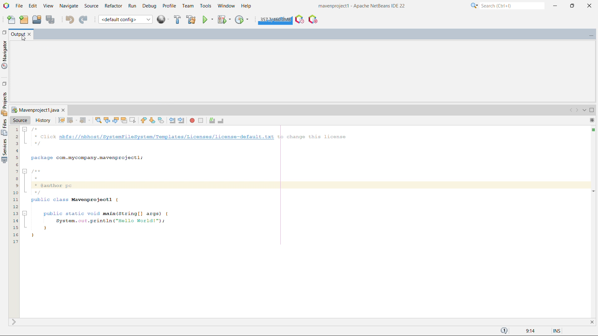 This screenshot has height=336, width=598. I want to click on start macro recording , so click(192, 120).